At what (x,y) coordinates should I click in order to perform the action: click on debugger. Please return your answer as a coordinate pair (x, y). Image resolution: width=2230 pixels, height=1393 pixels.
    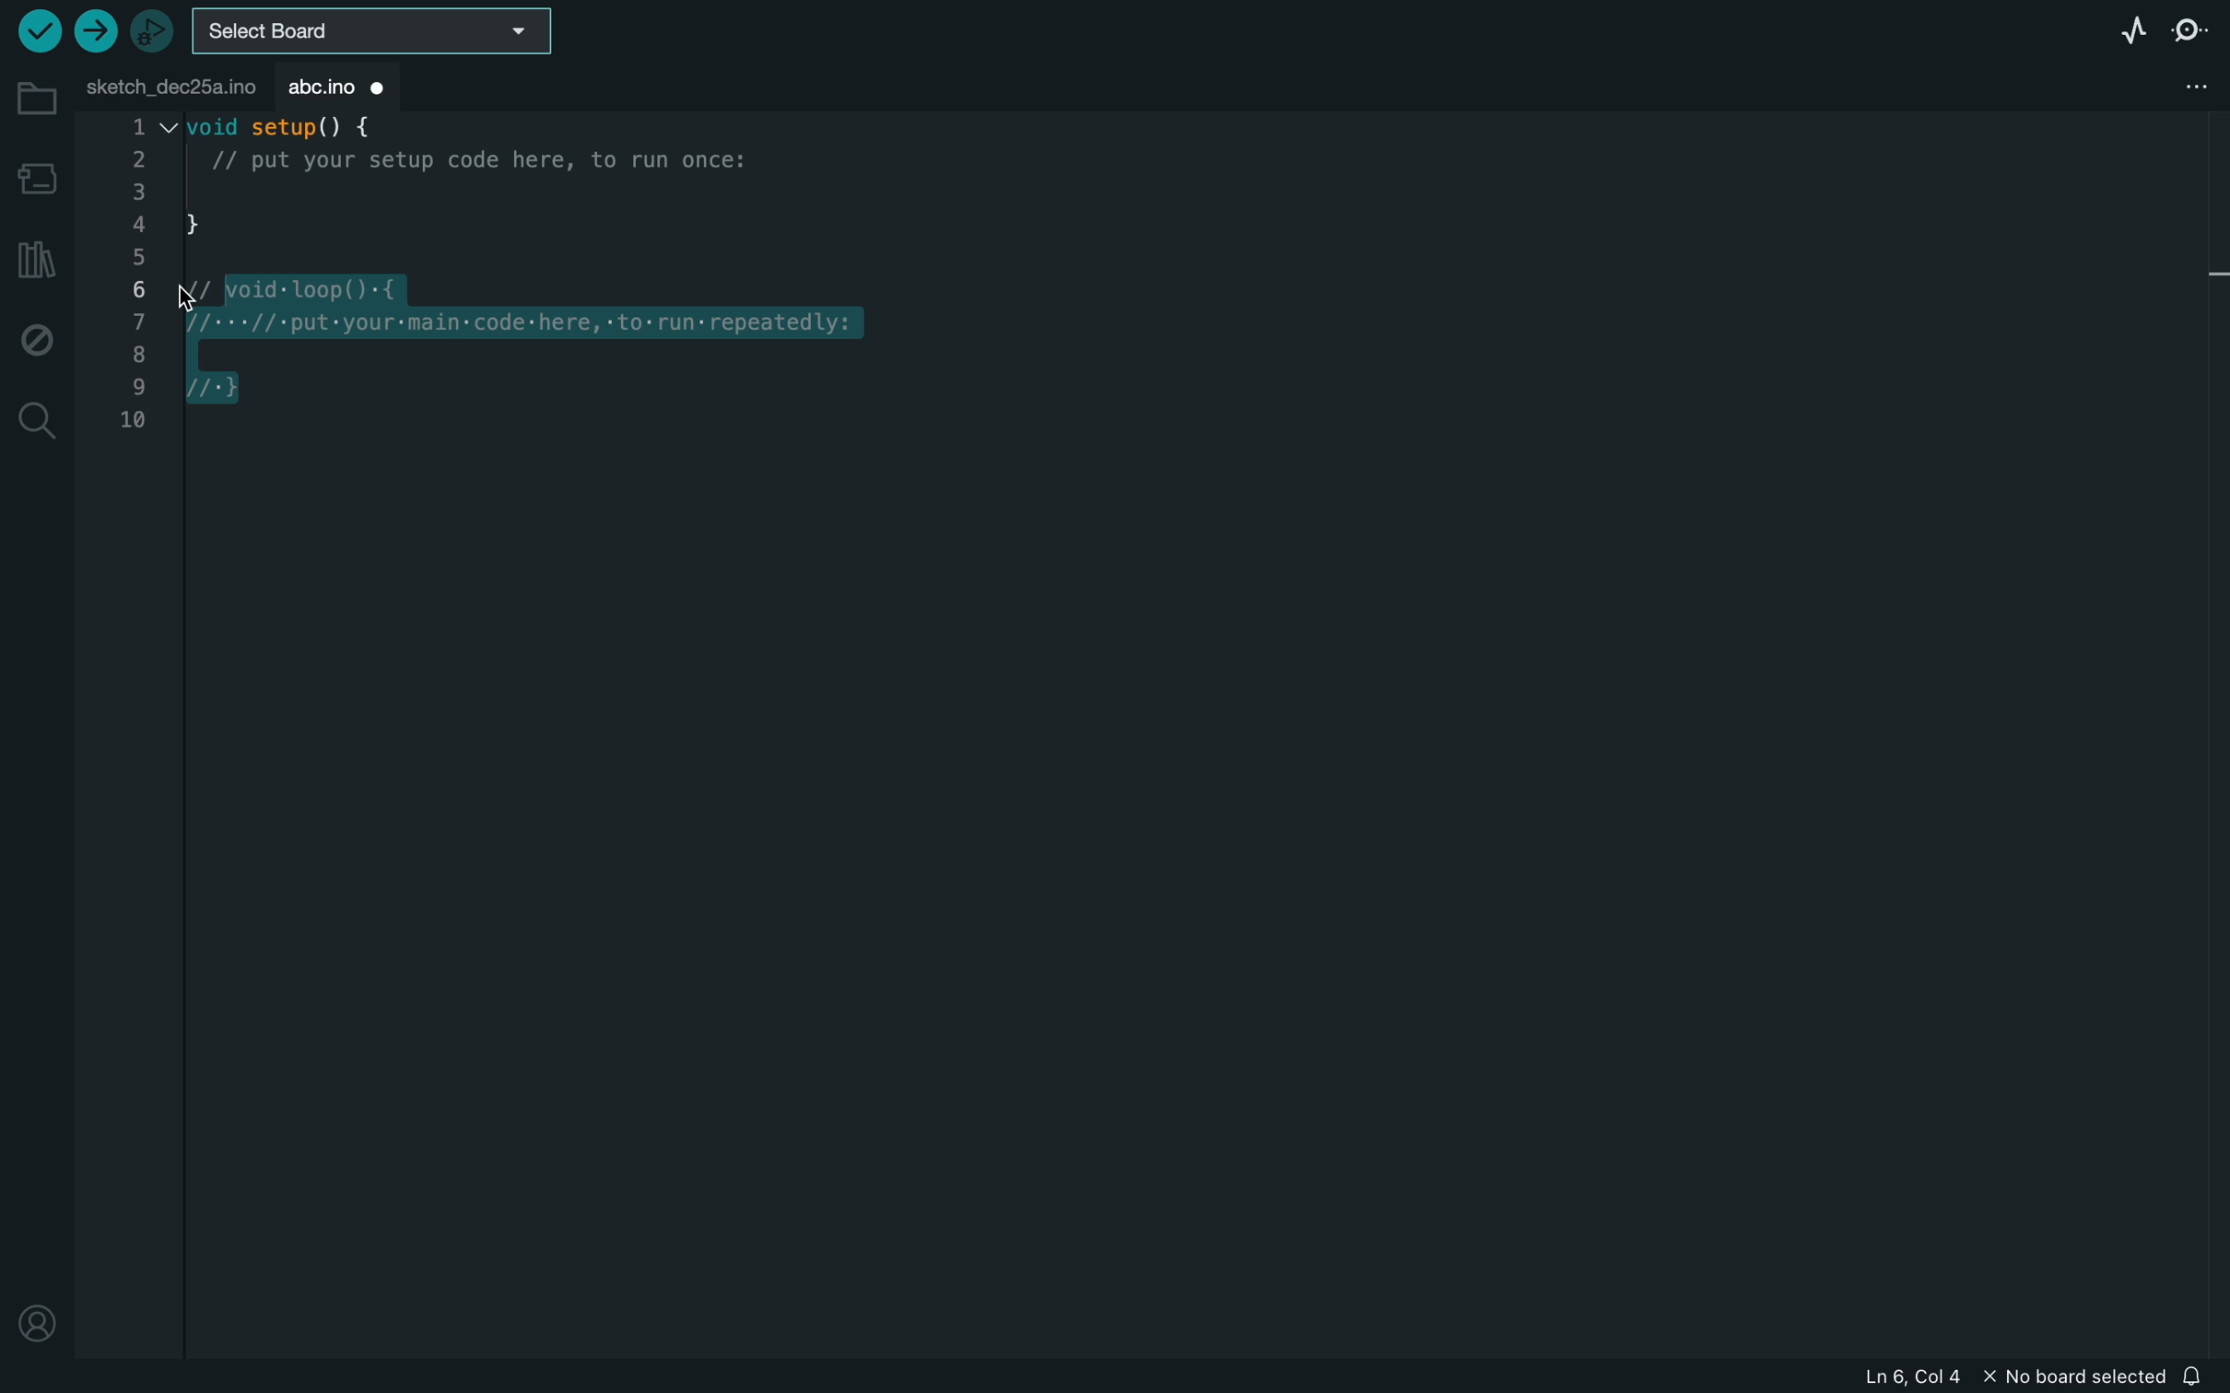
    Looking at the image, I should click on (154, 28).